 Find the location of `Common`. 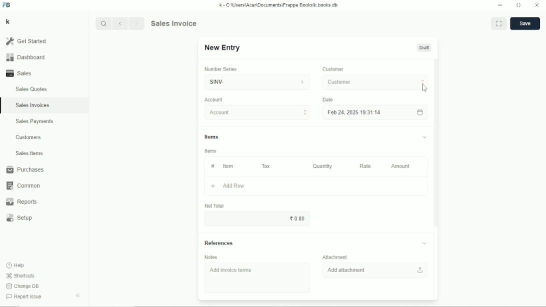

Common is located at coordinates (22, 185).